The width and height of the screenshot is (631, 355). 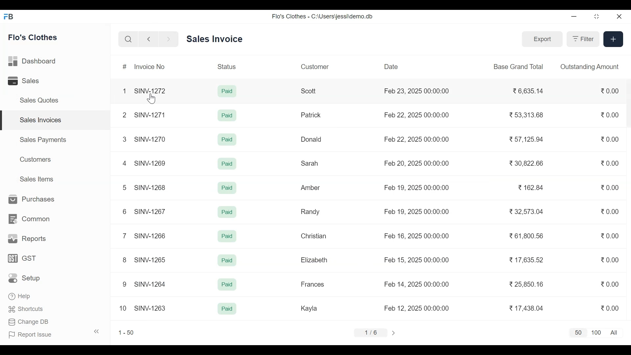 I want to click on 0.00, so click(x=610, y=163).